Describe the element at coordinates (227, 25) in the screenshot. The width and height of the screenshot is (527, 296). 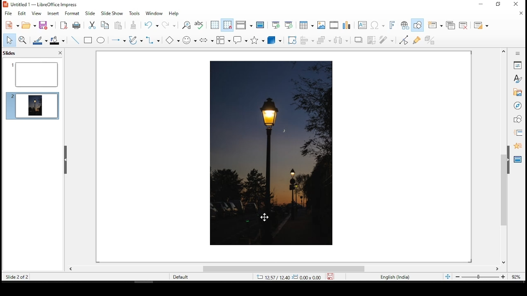
I see `snap to grids` at that location.